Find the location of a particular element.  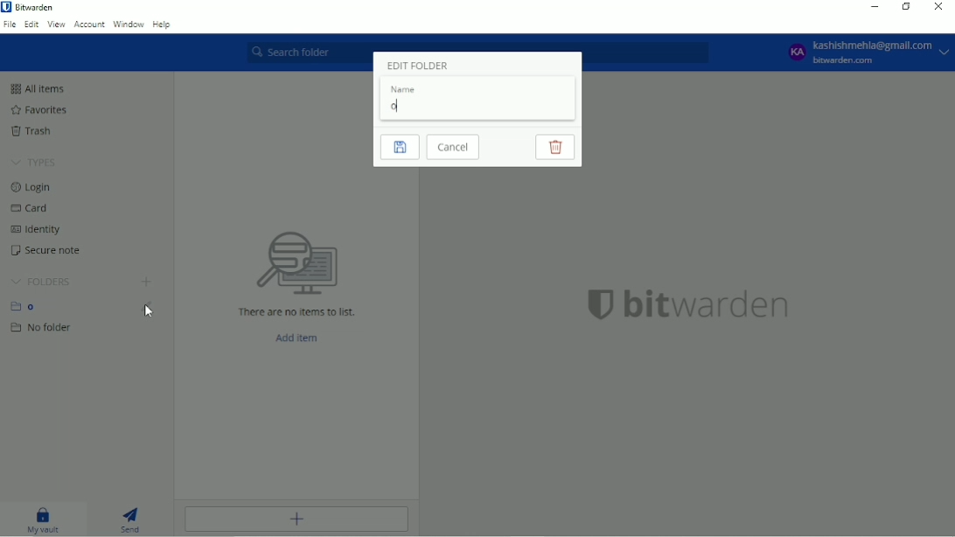

Save is located at coordinates (400, 147).